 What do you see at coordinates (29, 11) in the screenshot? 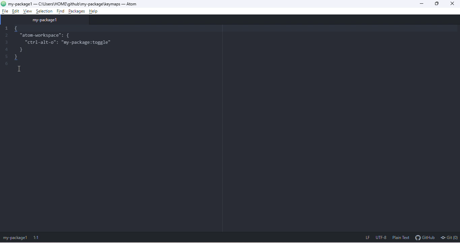
I see `view` at bounding box center [29, 11].